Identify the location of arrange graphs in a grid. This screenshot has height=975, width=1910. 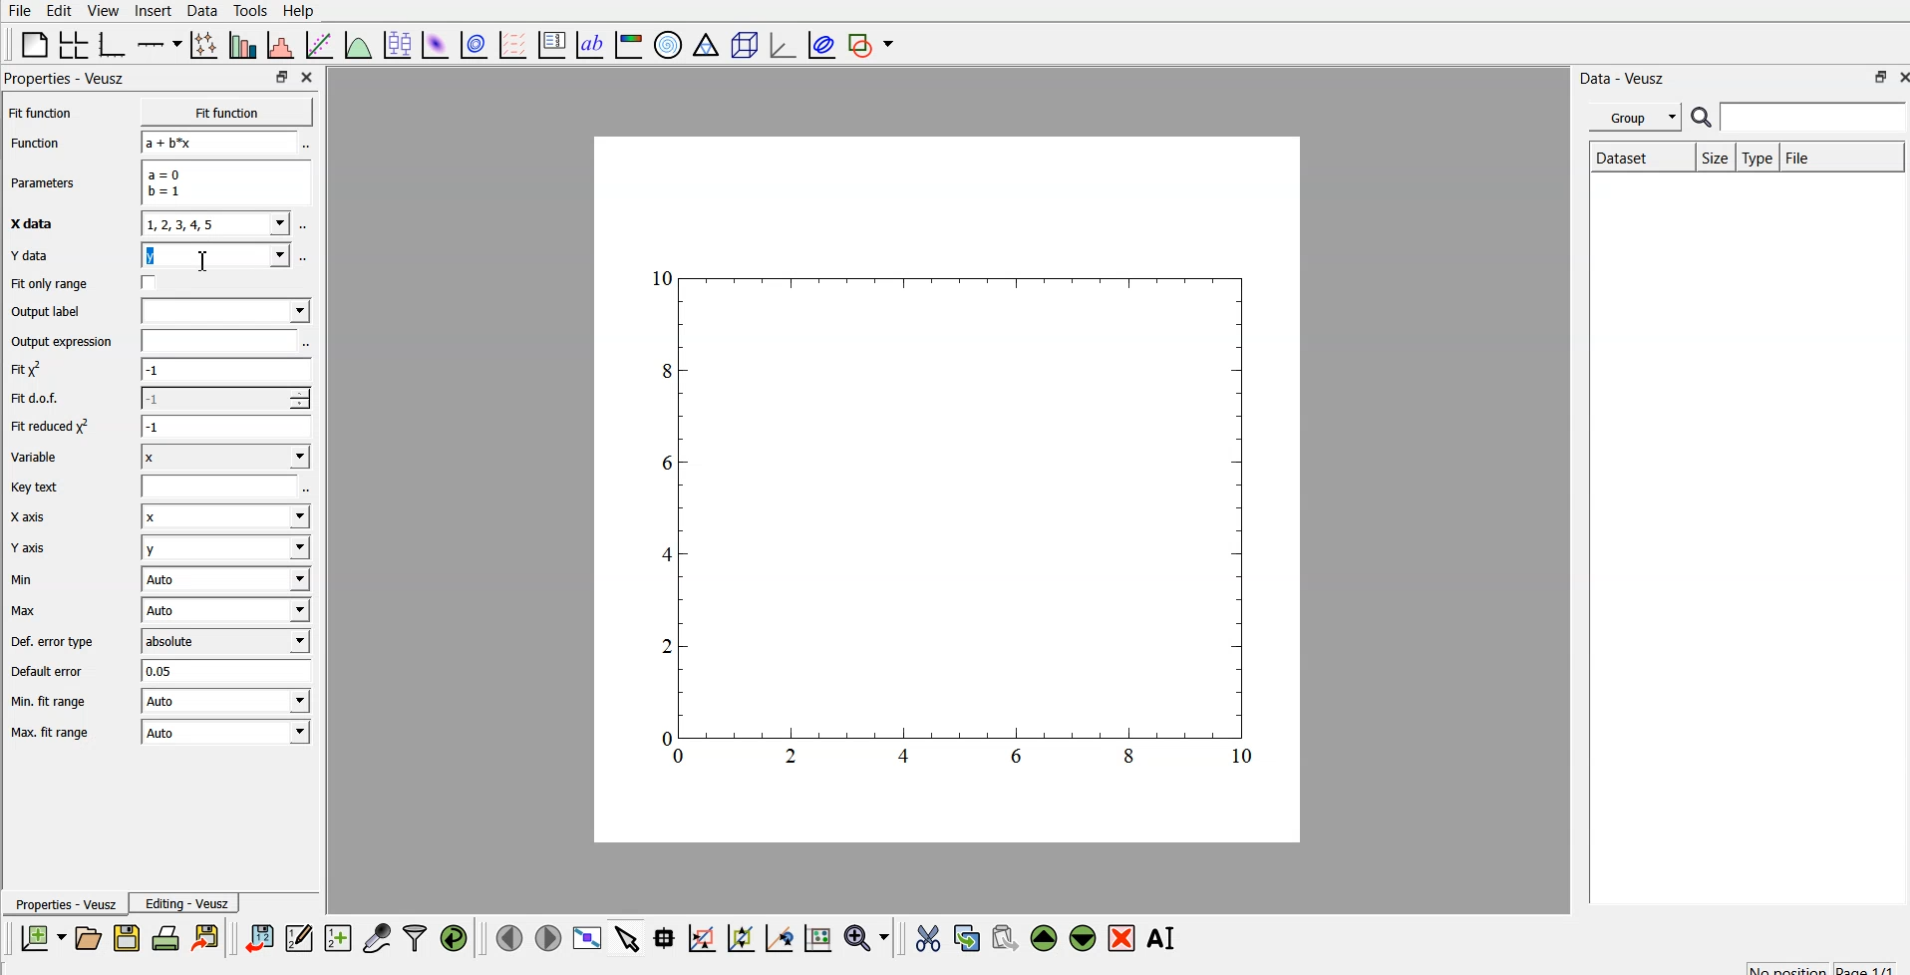
(74, 43).